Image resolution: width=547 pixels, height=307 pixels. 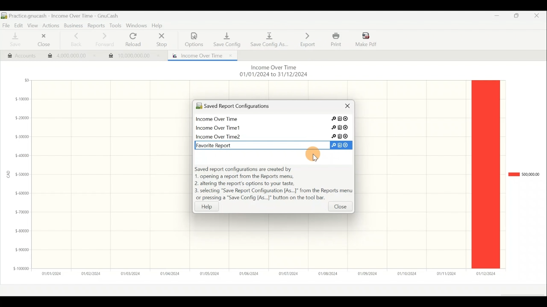 I want to click on Edit, so click(x=17, y=25).